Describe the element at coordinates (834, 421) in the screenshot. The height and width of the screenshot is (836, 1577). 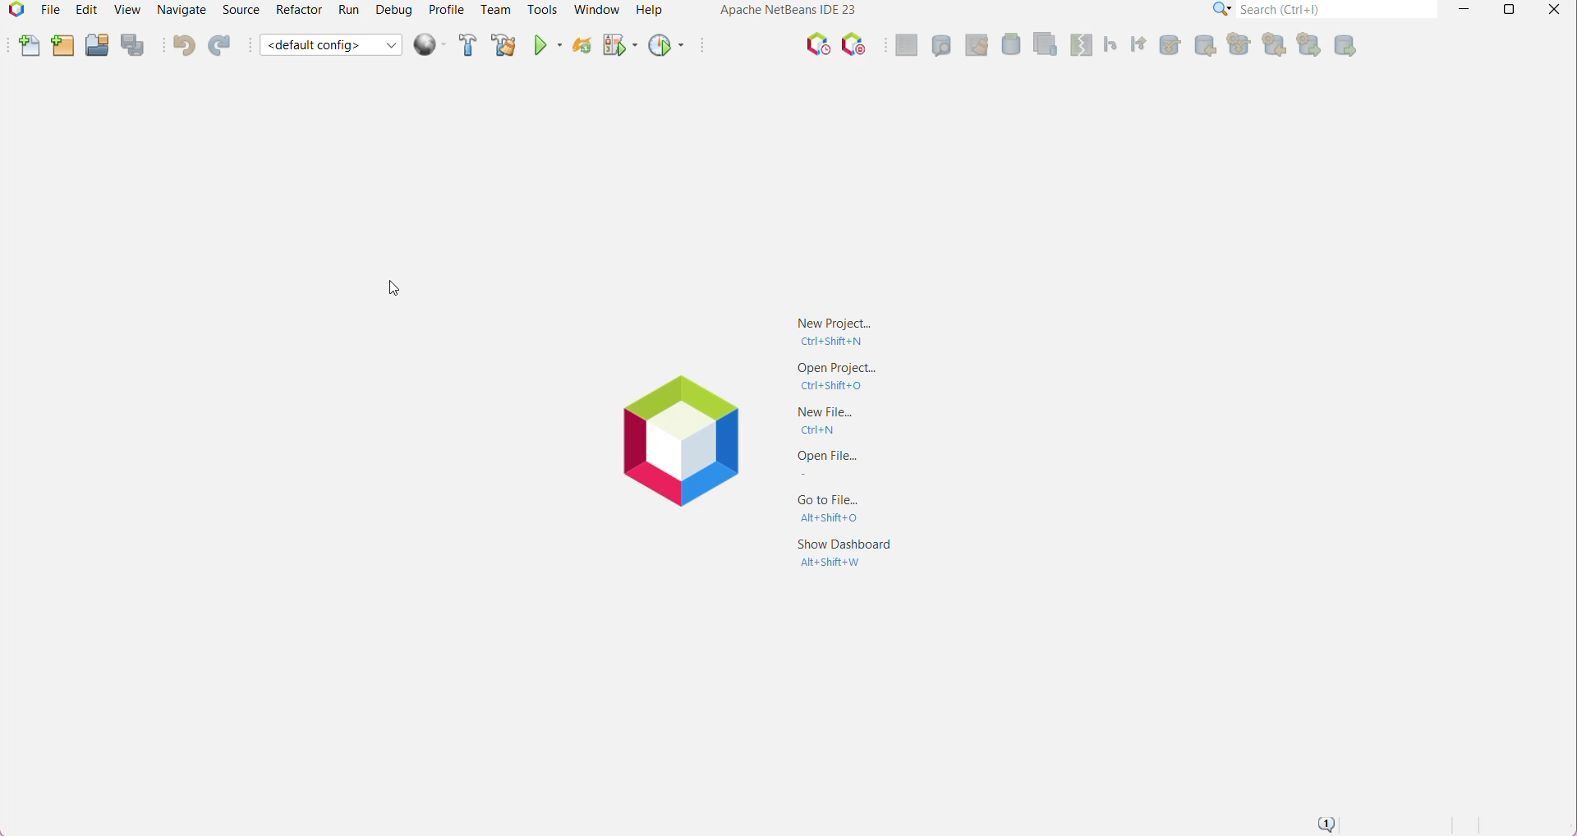
I see `New File` at that location.